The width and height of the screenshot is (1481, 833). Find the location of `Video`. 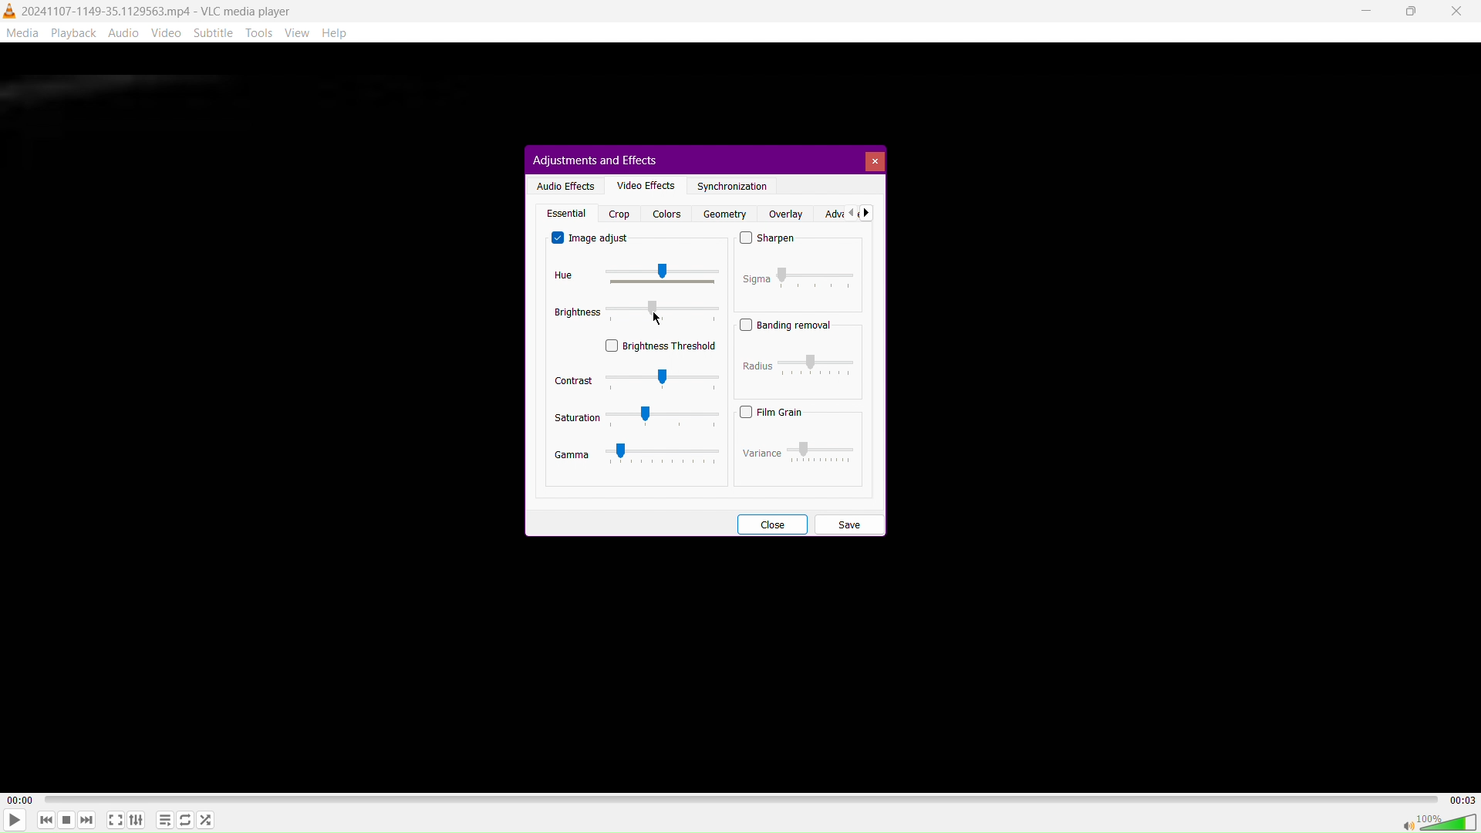

Video is located at coordinates (169, 32).